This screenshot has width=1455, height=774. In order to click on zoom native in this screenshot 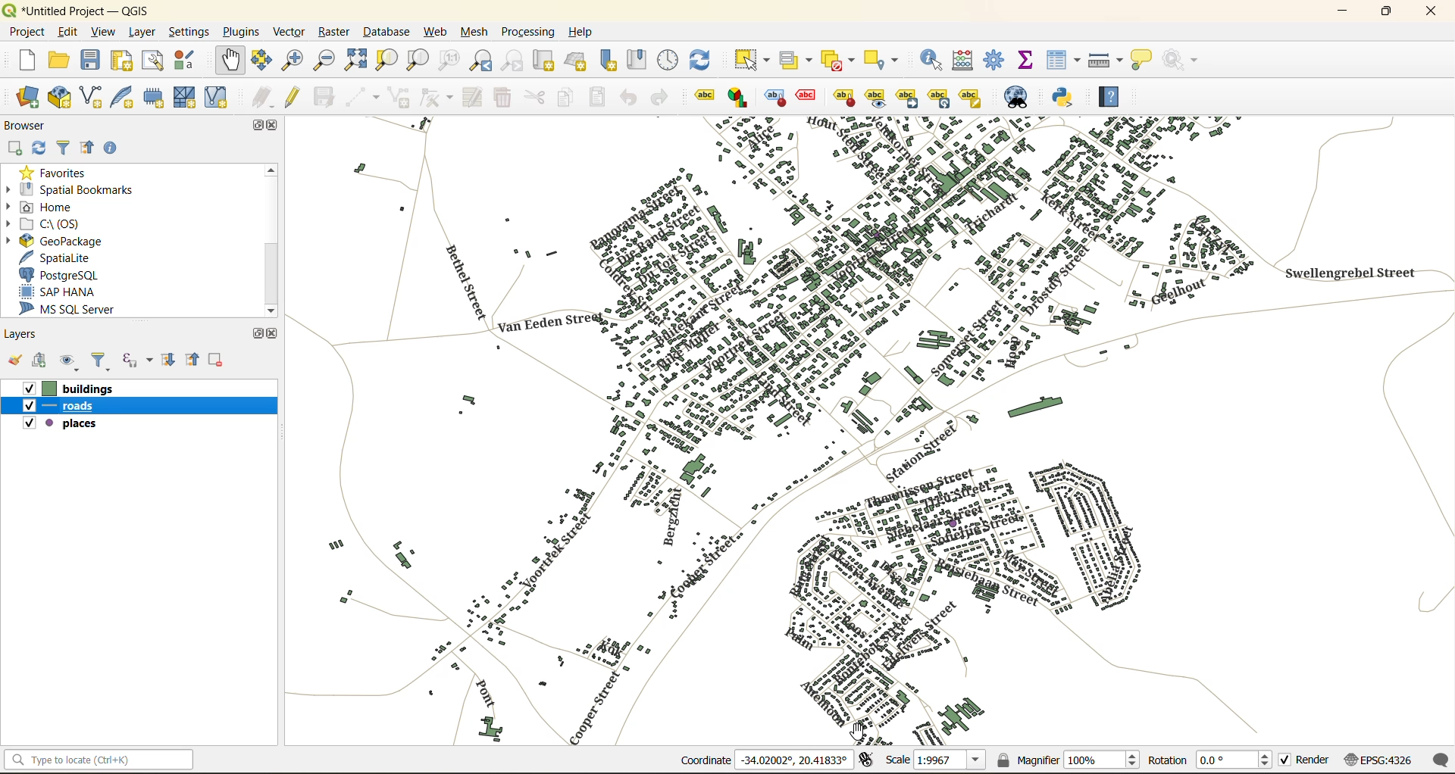, I will do `click(446, 60)`.